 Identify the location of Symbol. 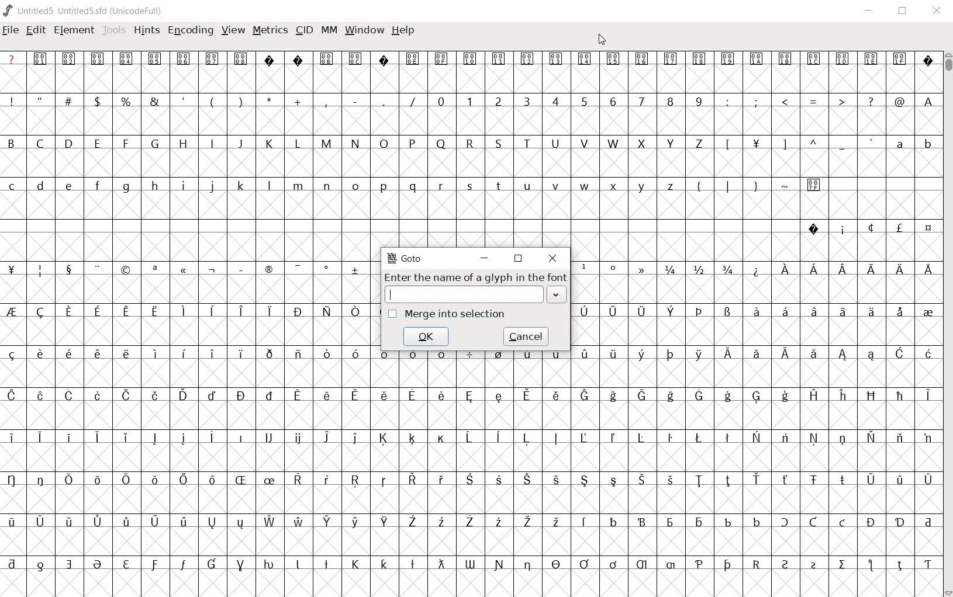
(755, 269).